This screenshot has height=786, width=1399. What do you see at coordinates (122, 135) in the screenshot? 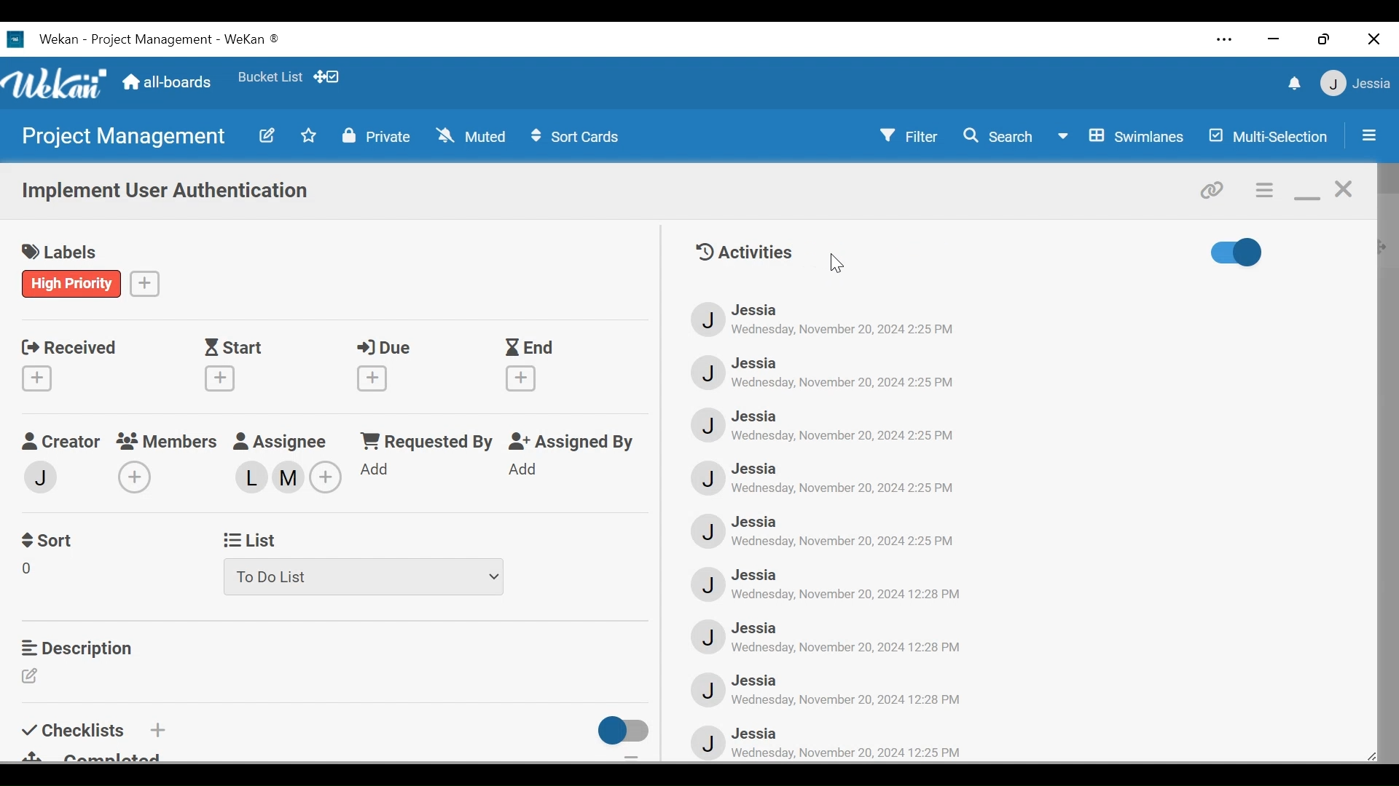
I see `Board name` at bounding box center [122, 135].